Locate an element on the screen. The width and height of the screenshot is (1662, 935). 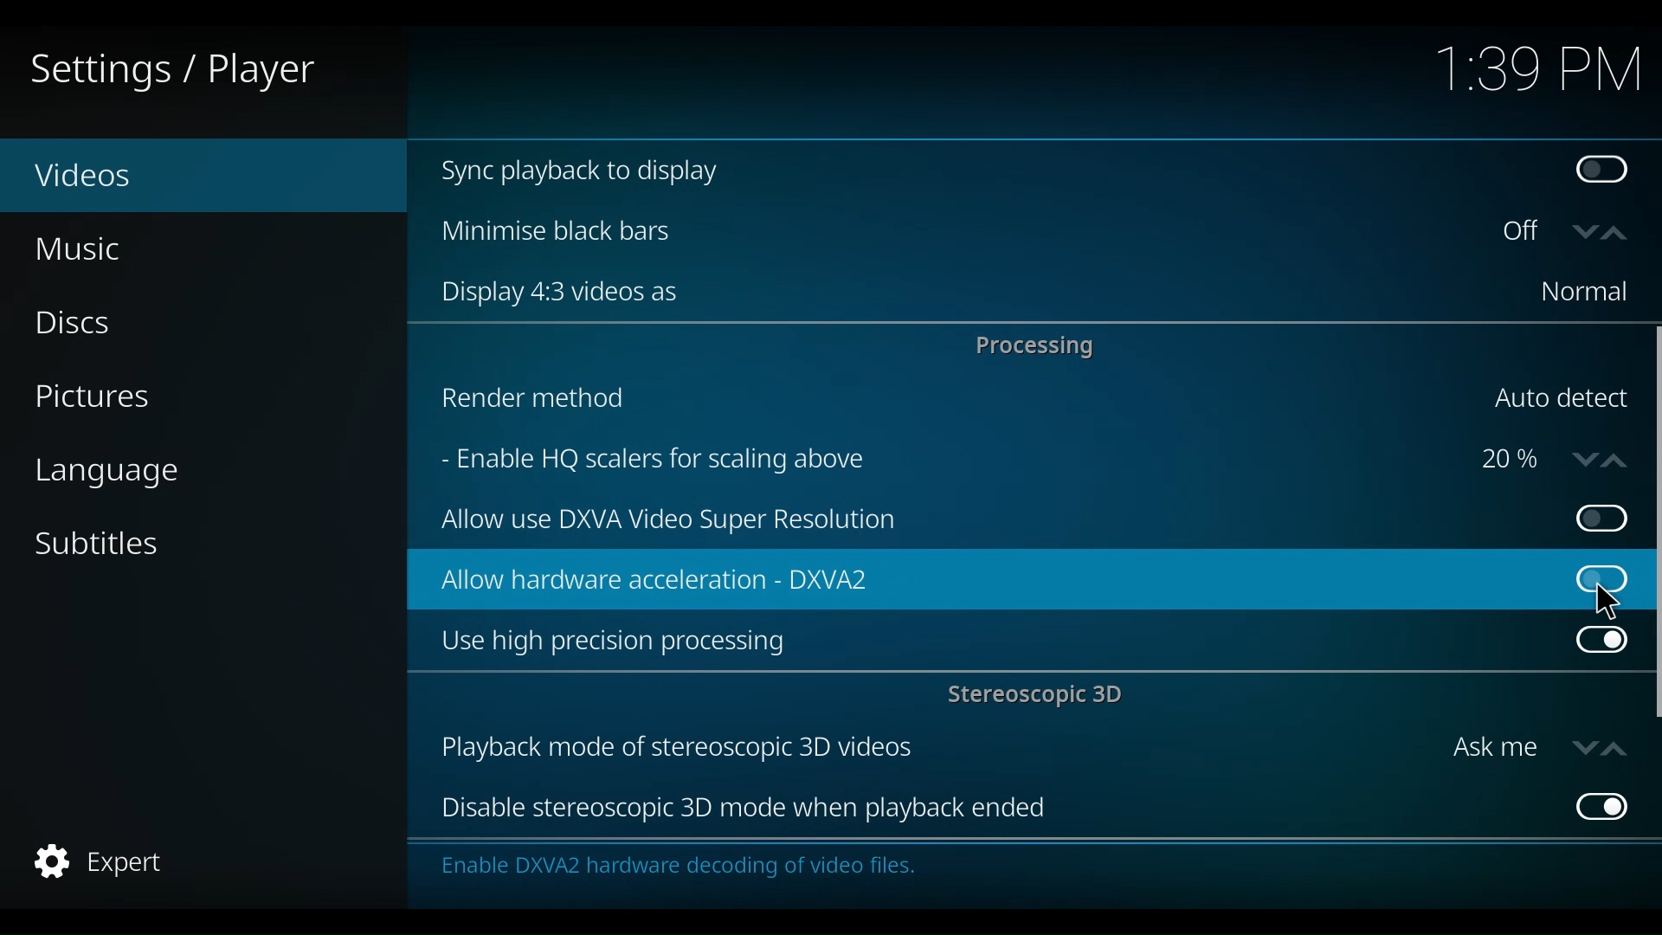
Disable stereoscopic 3D mode when playback ended is located at coordinates (994, 809).